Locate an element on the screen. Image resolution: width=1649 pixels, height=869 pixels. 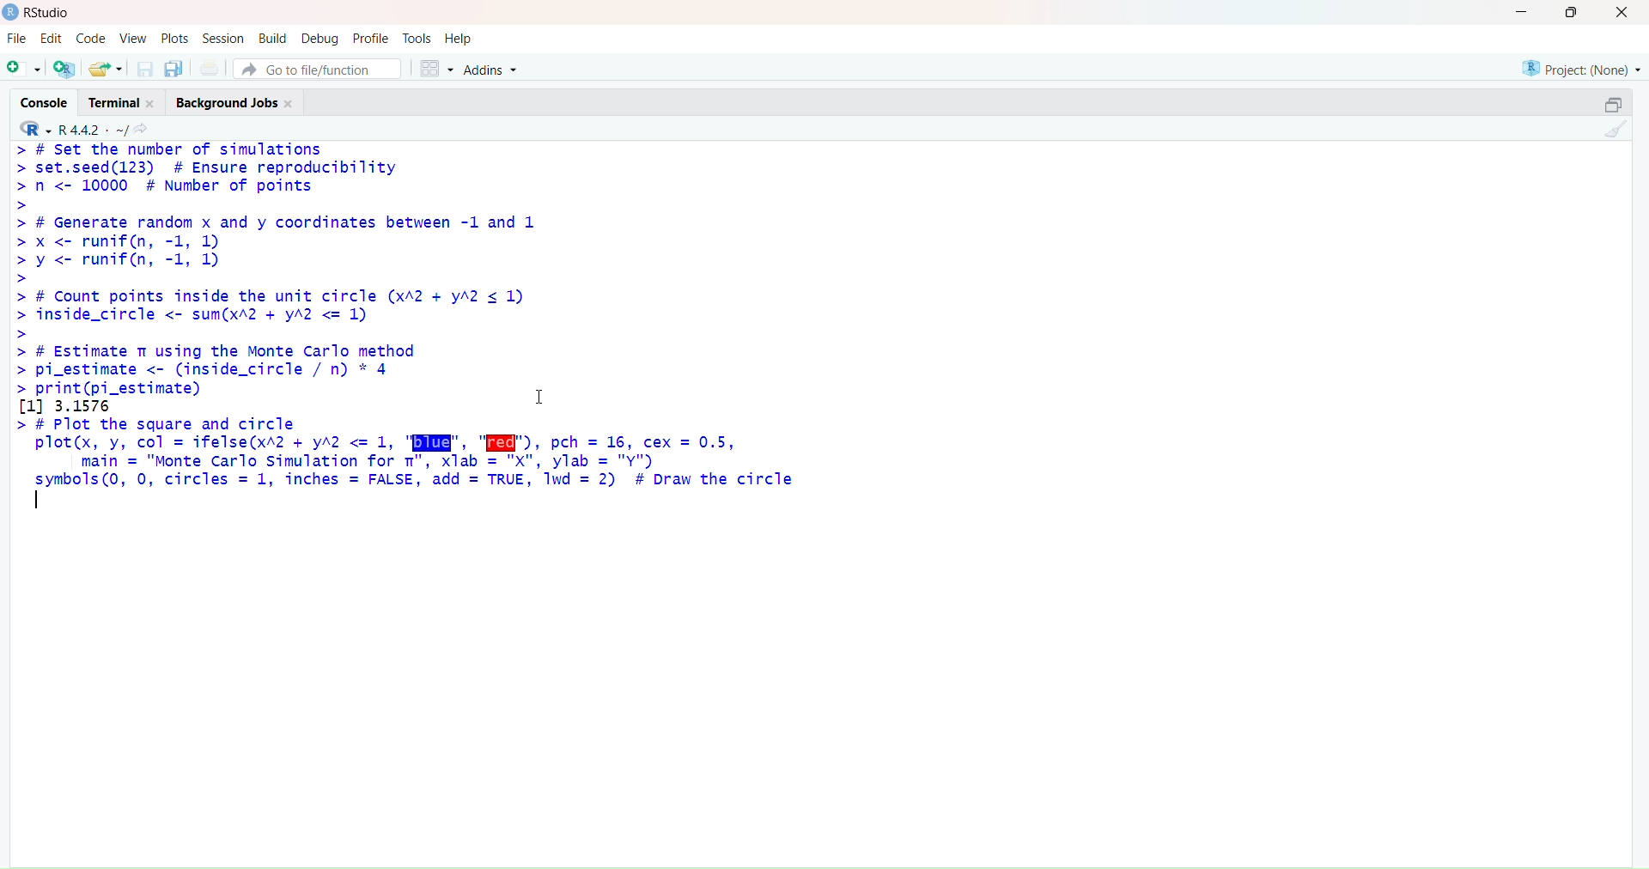
> # Set the number of simulations

> set.seed(123) # Ensure reproducibility

> n <- 10000 # Number of points

>

> # Generate random x and y coordinates between -1 and 1

> Xx <= runif(n, -1, 1)

> y <= runif(n, -1, 1)

>

> # Count points inside the unit circle (xA2 + yA2 < 1)

> inside_circle <- sum(xA2 + yA2 <= 1)

>

> # Estimate m using the Monte Carlo method

> pi_estimate <- (inside_circle / n) * 4

> print(pi_estimate) 1

[1] 3.1576

> # Plot the square and circle
plot(x, y, col = ifelse(xA2 + yA2 <= 1, 'BNER", "W&"), pch = 16, cex = 0.5,

main = "Monte Carlo Simulation for mn", xlab = "X", ylab = "Y")

symbols (0, 0, circles = 1, inches = FALSE, add = TRUE, Twd = 2) # Draw the circle
| is located at coordinates (437, 331).